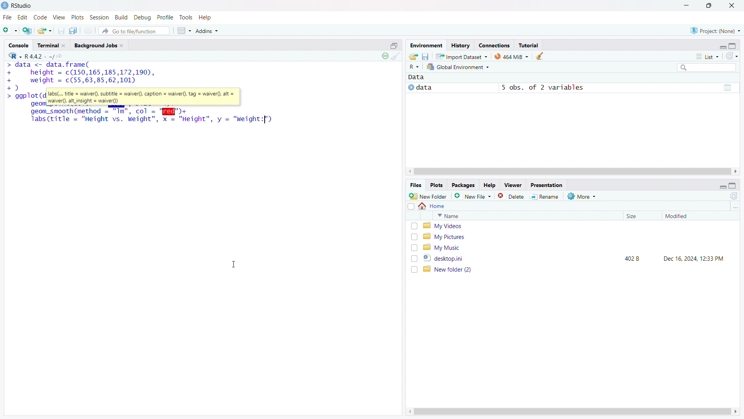 The width and height of the screenshot is (744, 419). What do you see at coordinates (15, 55) in the screenshot?
I see `select programming language` at bounding box center [15, 55].